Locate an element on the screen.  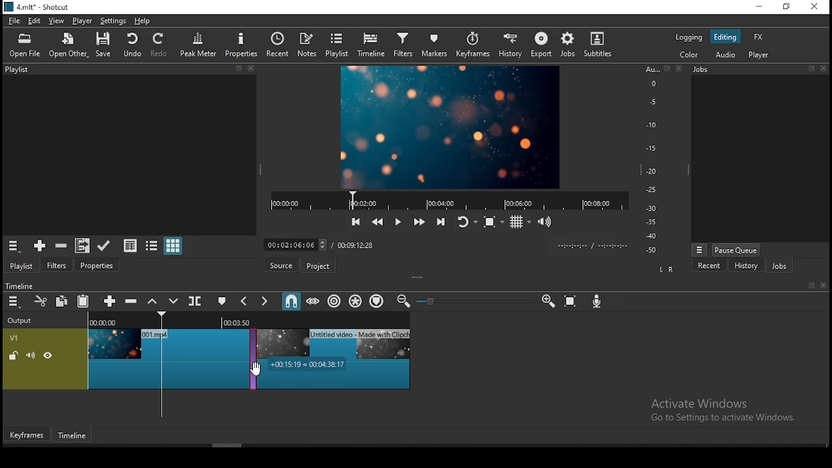
zoom in or zoom out slider is located at coordinates (471, 301).